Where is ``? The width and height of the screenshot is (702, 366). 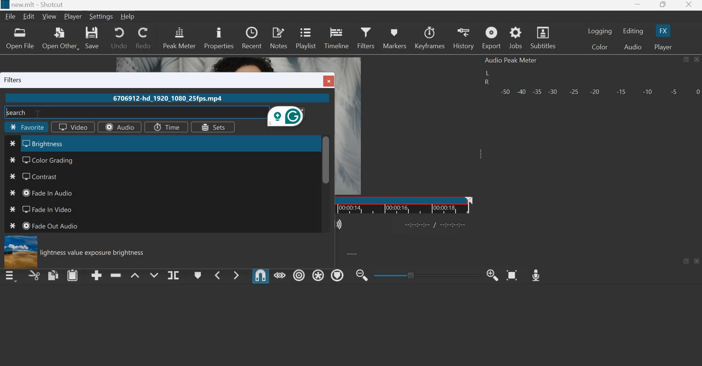  is located at coordinates (436, 224).